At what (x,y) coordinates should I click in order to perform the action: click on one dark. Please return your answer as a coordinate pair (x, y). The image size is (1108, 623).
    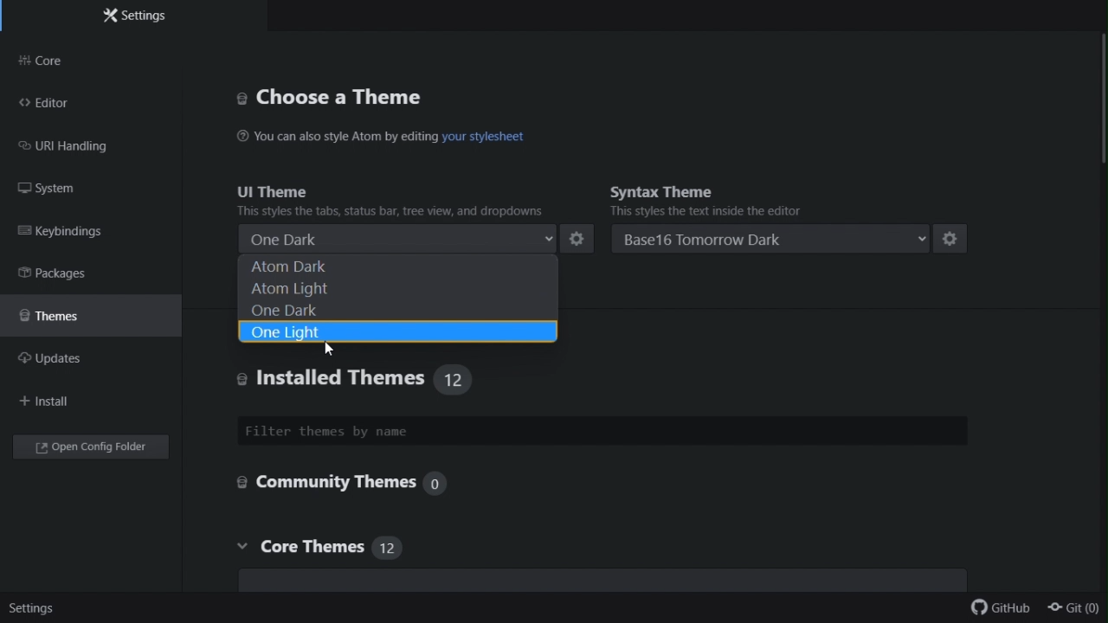
    Looking at the image, I should click on (396, 308).